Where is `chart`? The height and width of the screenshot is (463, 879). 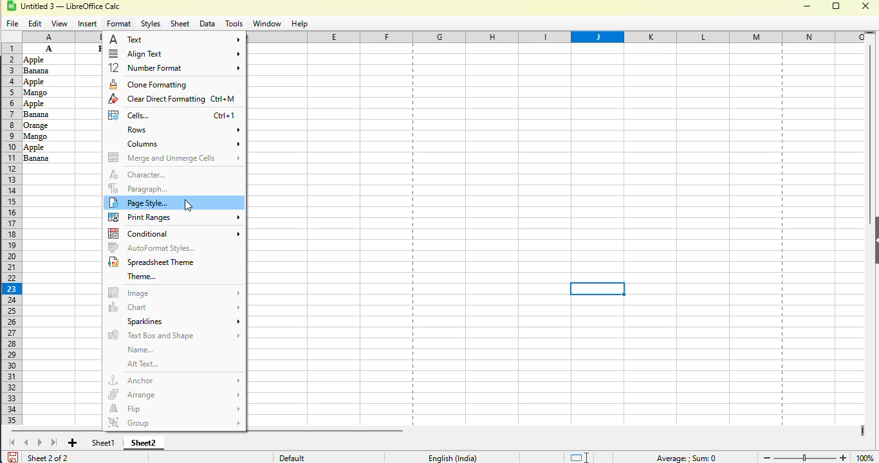
chart is located at coordinates (174, 307).